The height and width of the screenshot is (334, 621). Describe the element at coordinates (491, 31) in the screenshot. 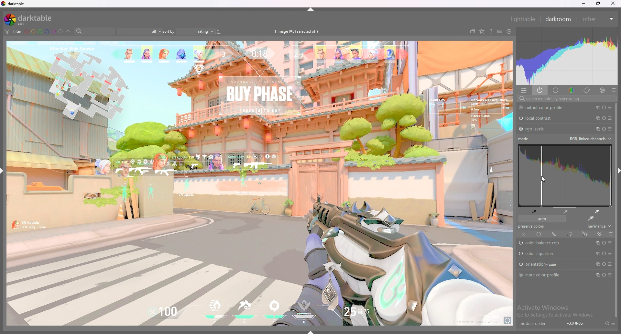

I see `help` at that location.